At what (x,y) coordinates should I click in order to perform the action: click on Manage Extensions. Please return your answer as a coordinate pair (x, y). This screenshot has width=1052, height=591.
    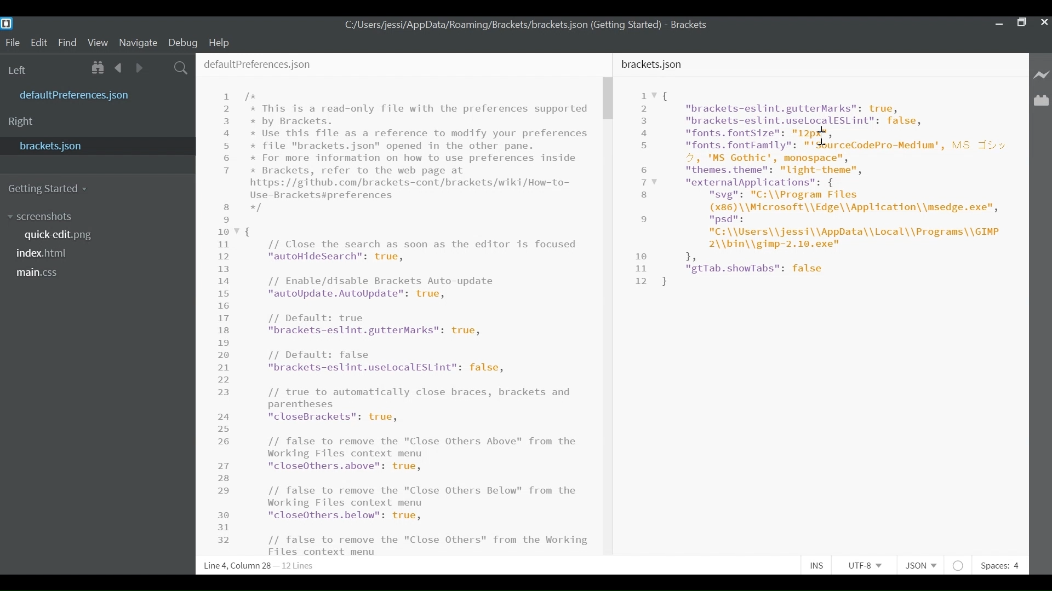
    Looking at the image, I should click on (1041, 101).